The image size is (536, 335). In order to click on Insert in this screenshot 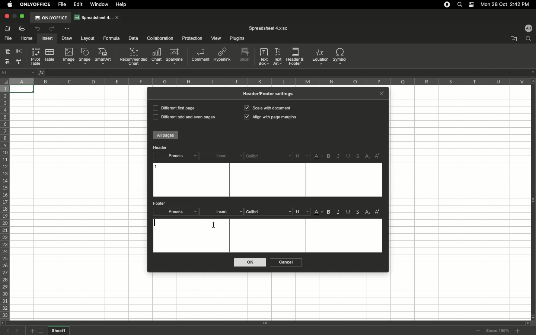, I will do `click(47, 38)`.